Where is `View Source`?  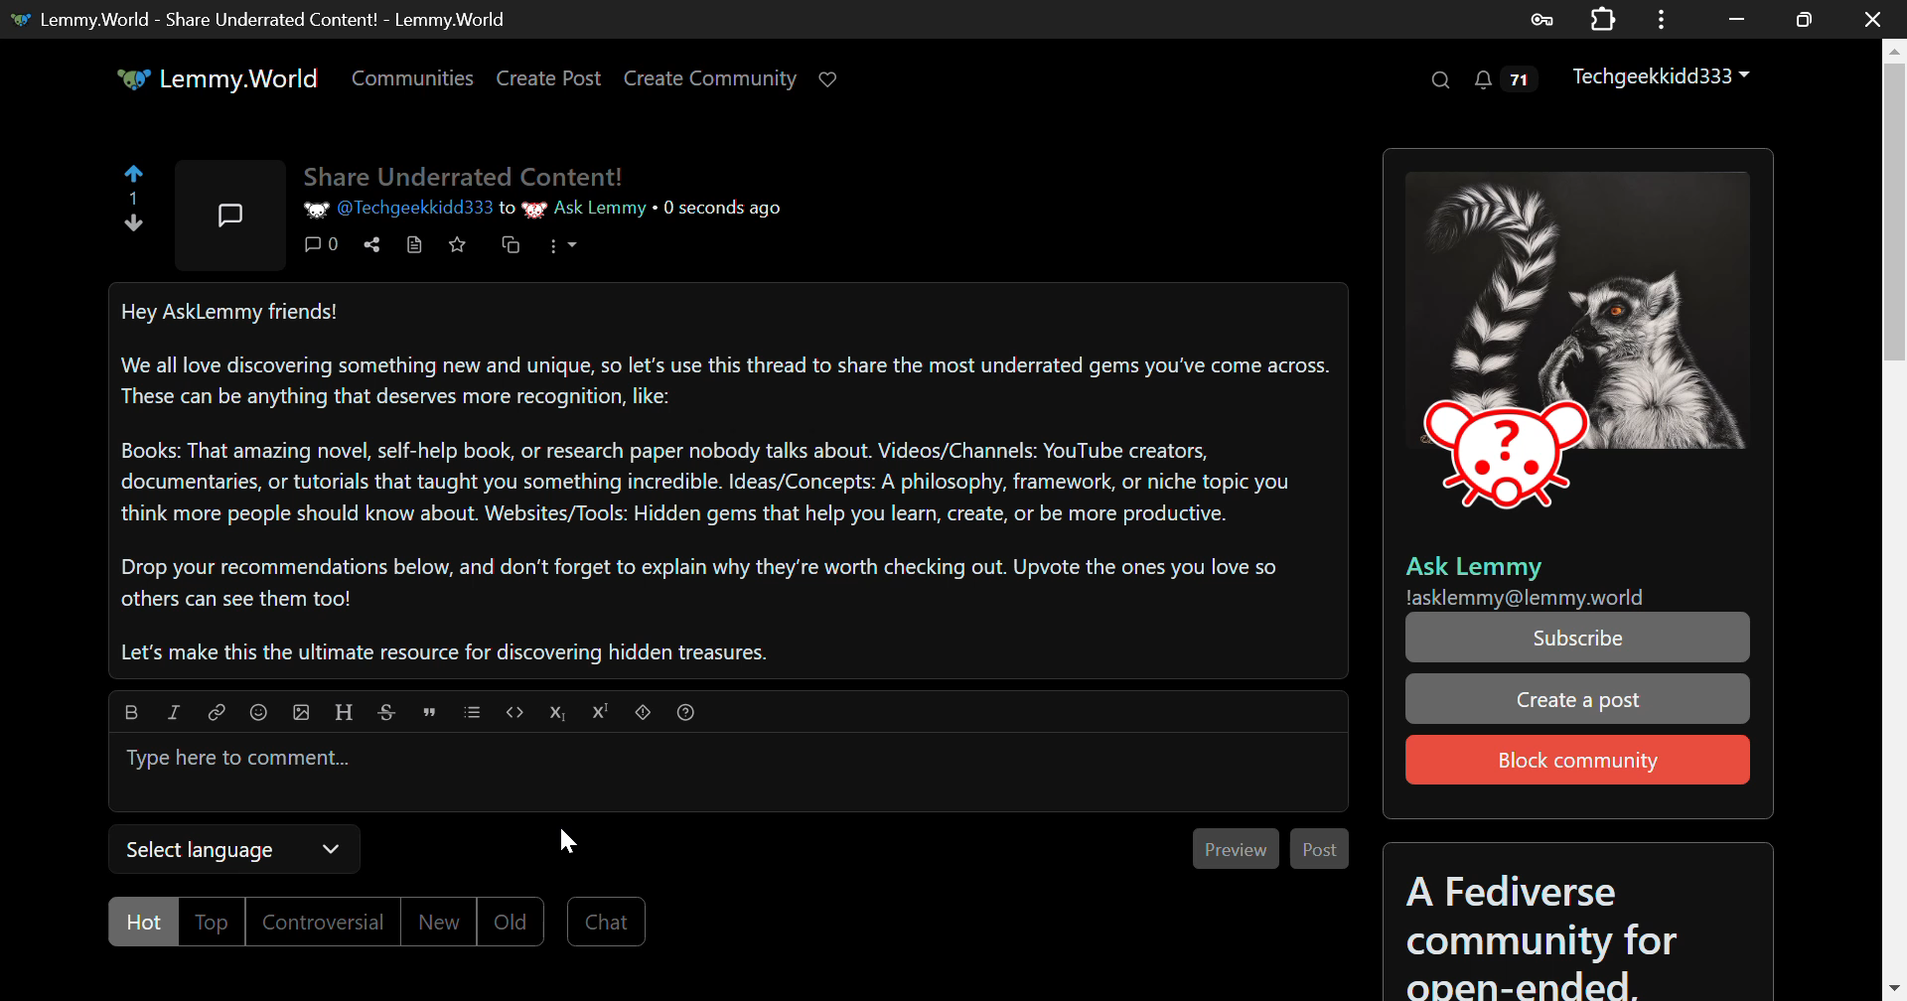 View Source is located at coordinates (415, 249).